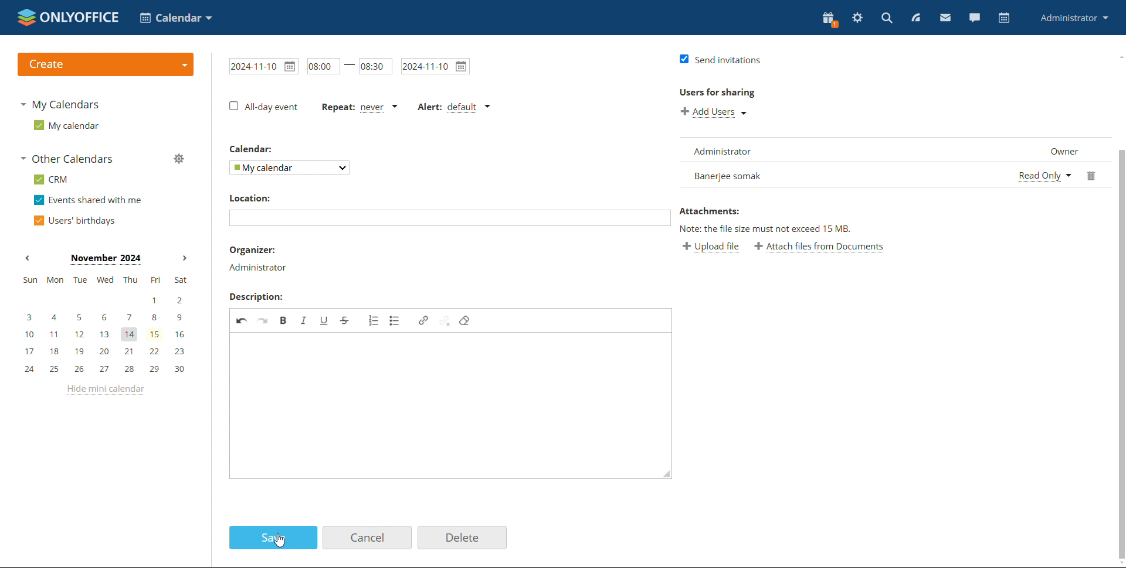 Image resolution: width=1126 pixels, height=568 pixels. What do you see at coordinates (437, 221) in the screenshot?
I see `add location` at bounding box center [437, 221].